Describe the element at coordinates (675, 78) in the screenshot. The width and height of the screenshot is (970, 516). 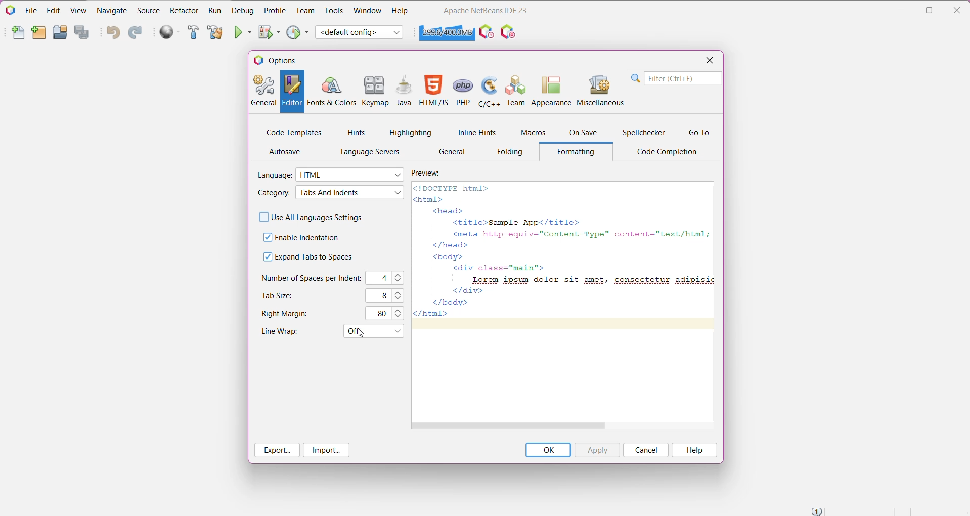
I see `Search Bar` at that location.